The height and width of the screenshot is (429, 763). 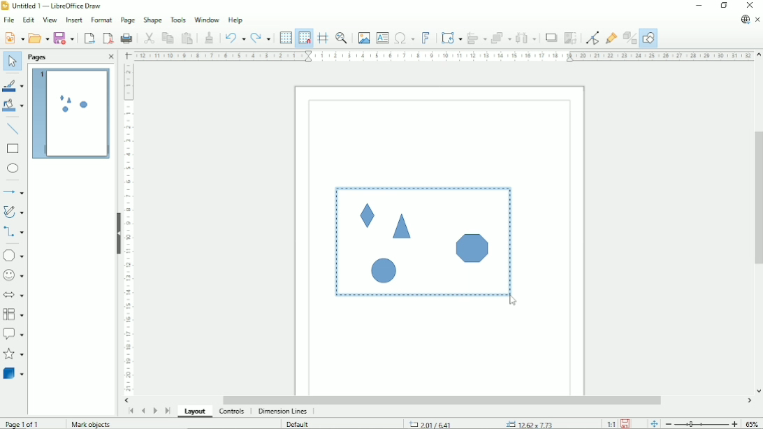 What do you see at coordinates (235, 38) in the screenshot?
I see `Undo` at bounding box center [235, 38].